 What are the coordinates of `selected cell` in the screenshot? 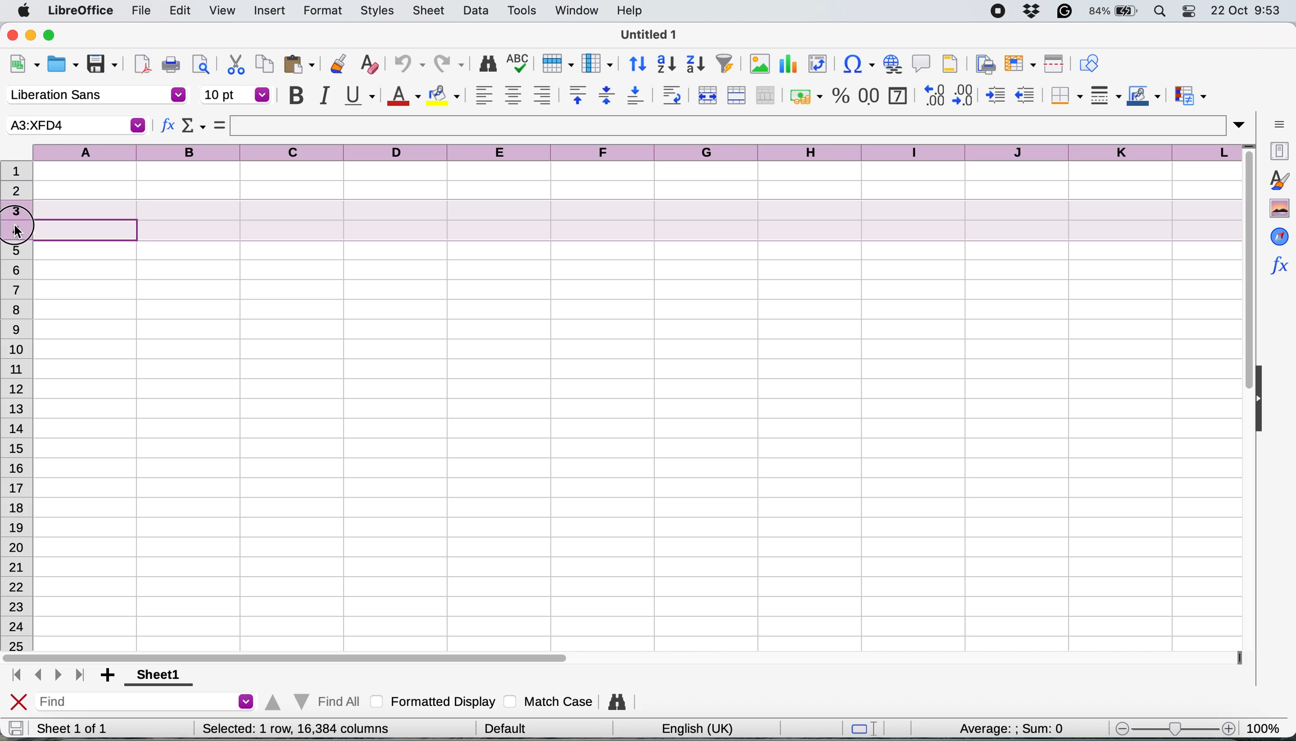 It's located at (75, 125).